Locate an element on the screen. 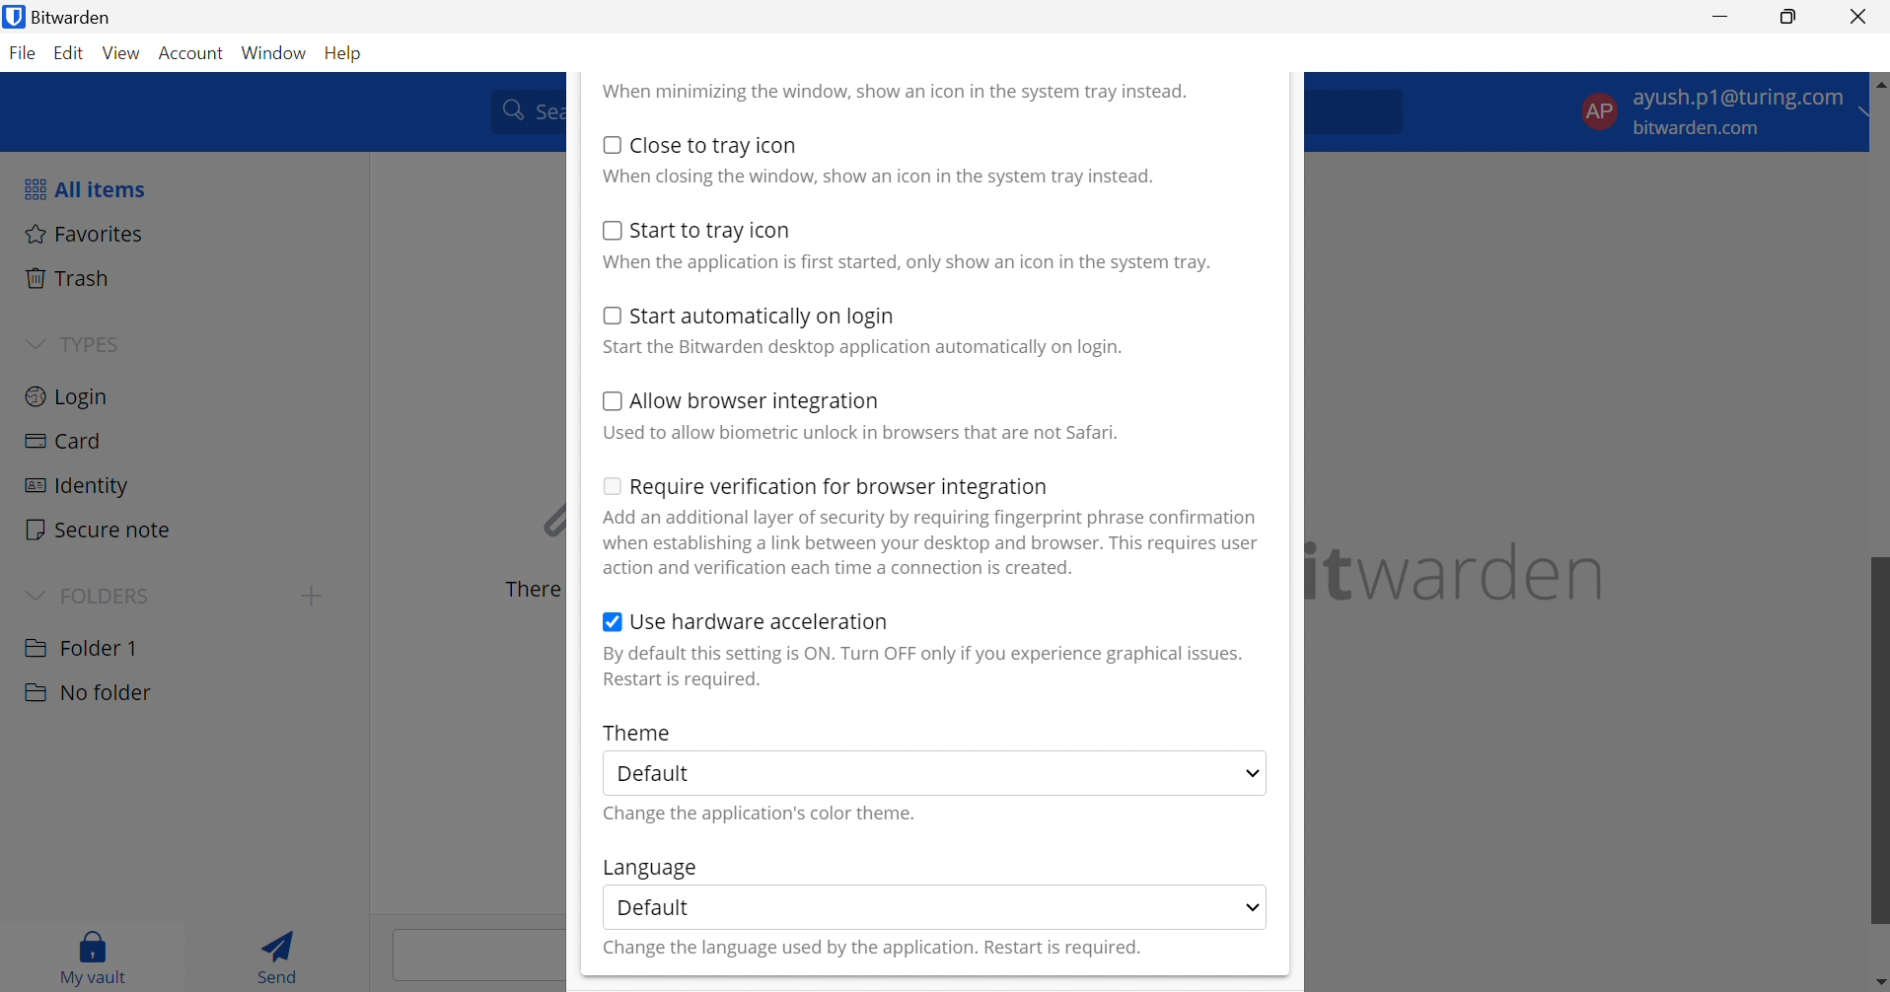  When the application is first started, only show an icon in the system tray. is located at coordinates (905, 263).